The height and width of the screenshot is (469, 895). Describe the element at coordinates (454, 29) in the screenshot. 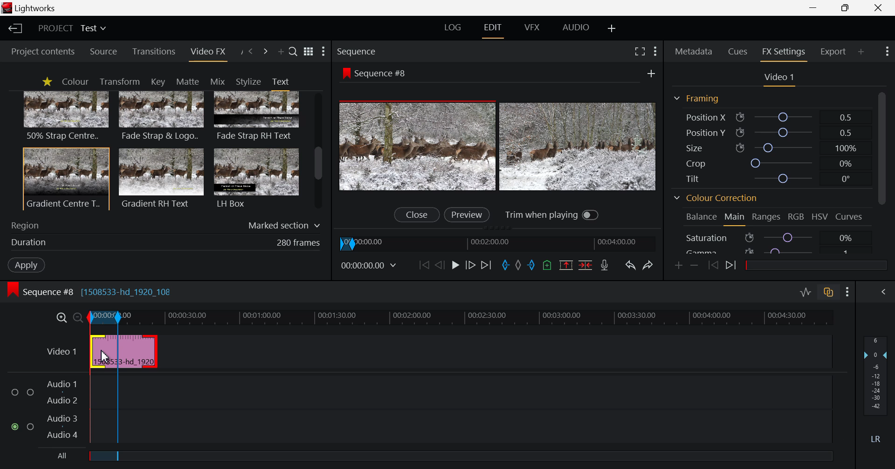

I see `LOG Layout` at that location.